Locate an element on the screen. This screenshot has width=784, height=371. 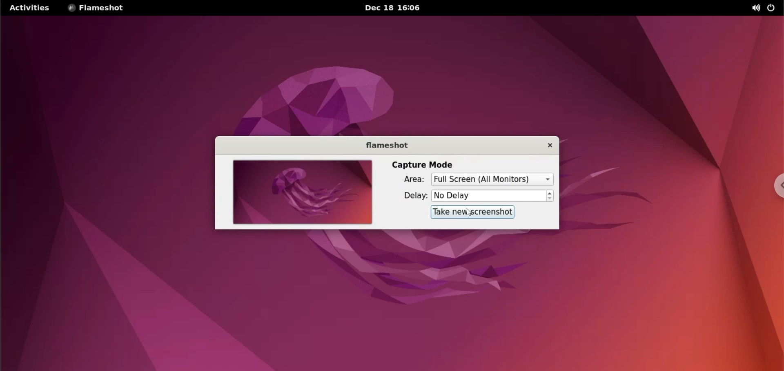
close is located at coordinates (548, 146).